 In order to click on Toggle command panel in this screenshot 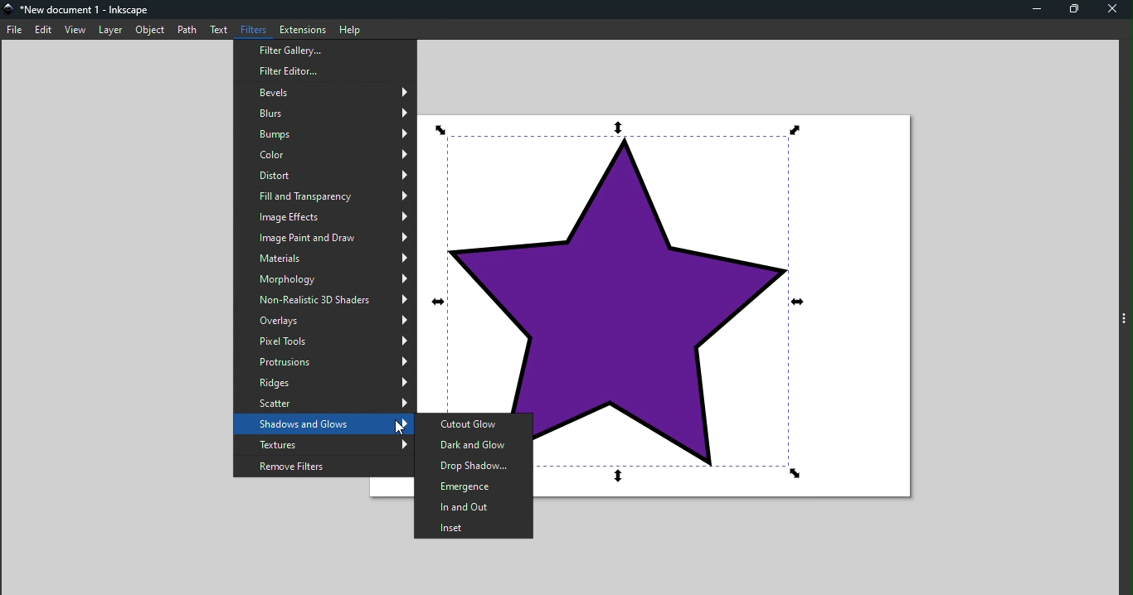, I will do `click(1126, 320)`.